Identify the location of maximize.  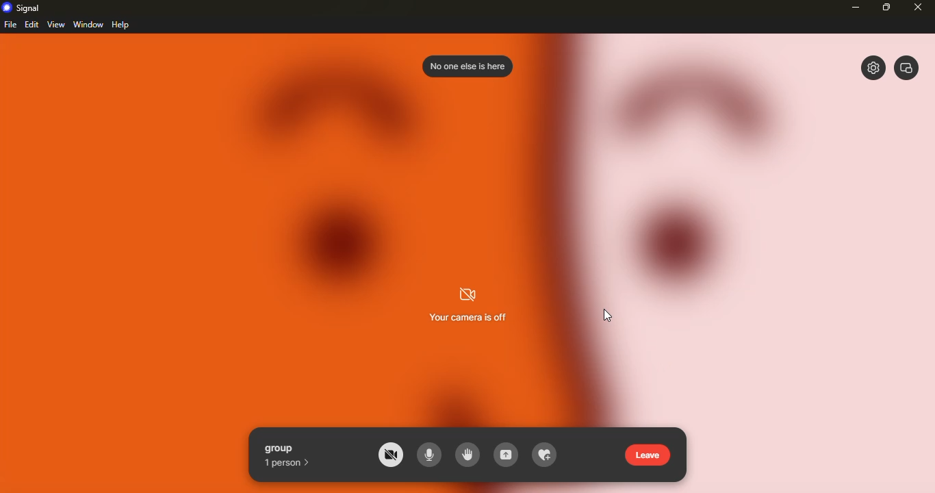
(886, 6).